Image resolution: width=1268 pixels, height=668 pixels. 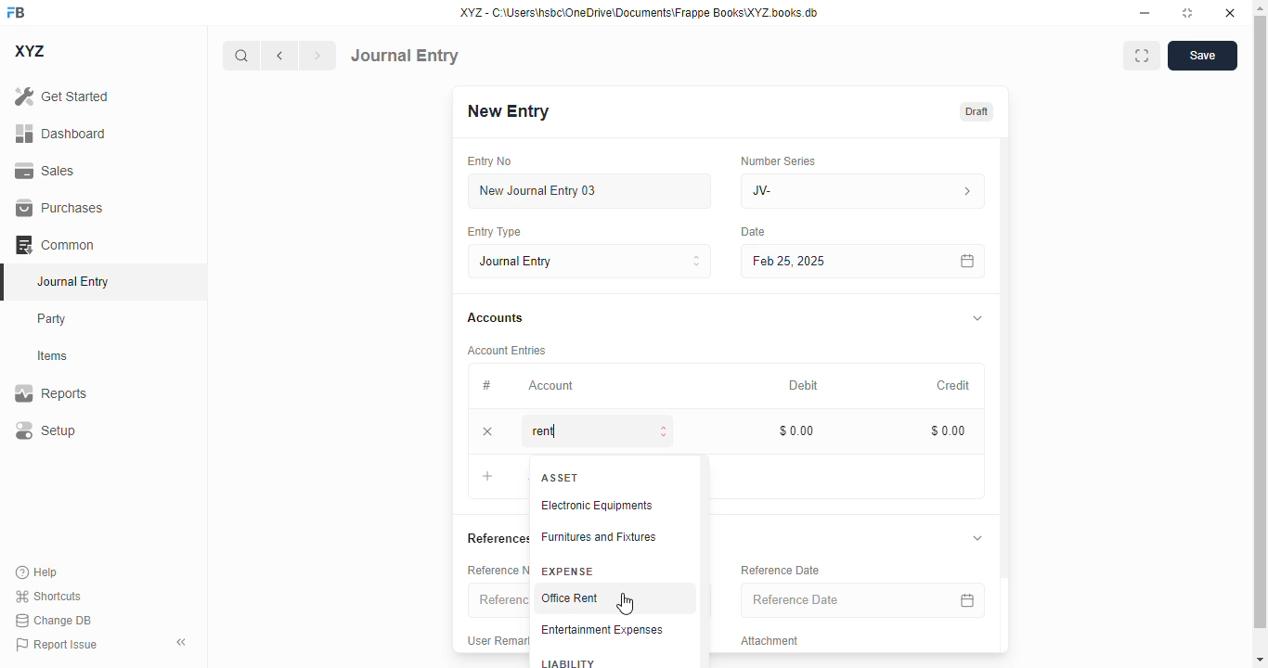 What do you see at coordinates (568, 571) in the screenshot?
I see `expense` at bounding box center [568, 571].